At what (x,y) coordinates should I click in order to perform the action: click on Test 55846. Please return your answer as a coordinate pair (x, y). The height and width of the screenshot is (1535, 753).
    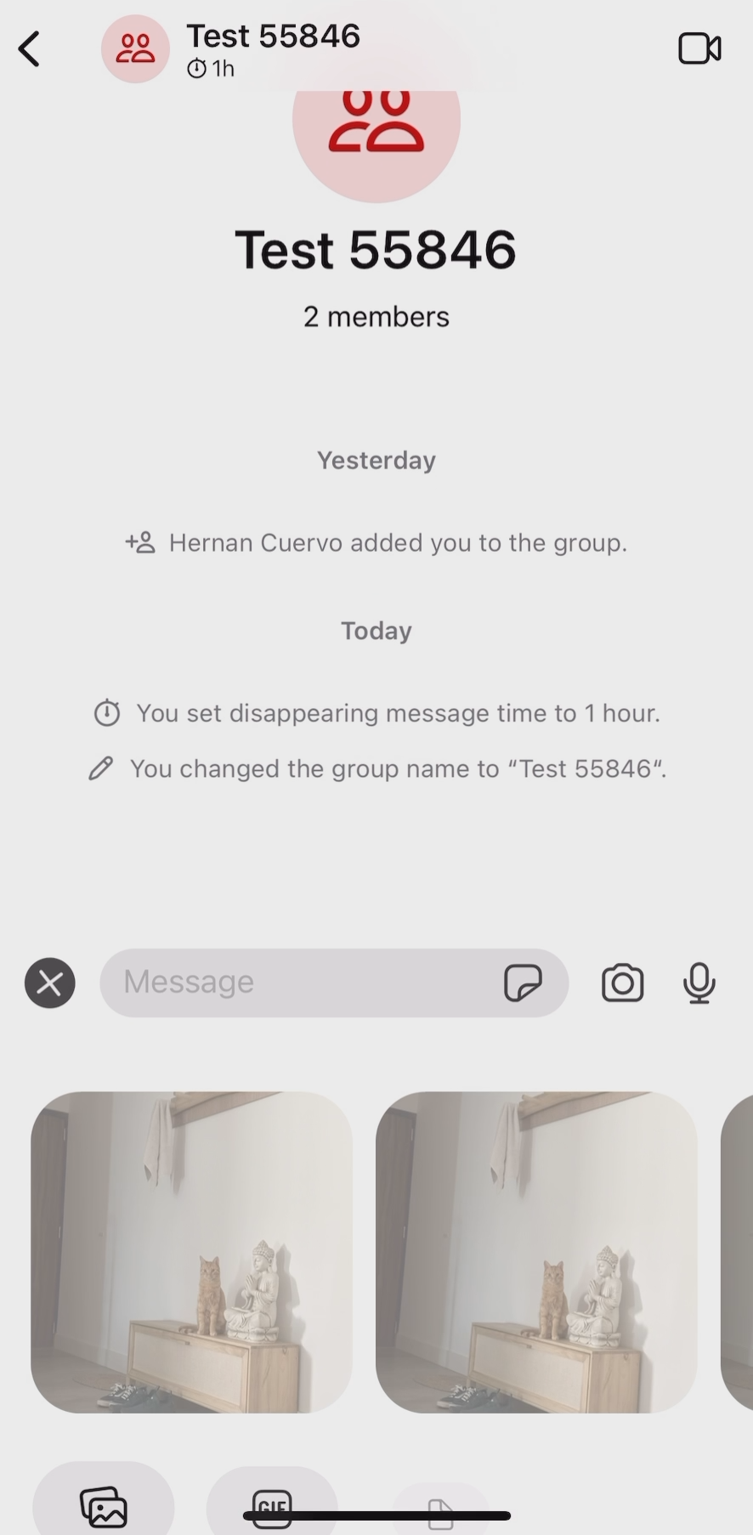
    Looking at the image, I should click on (375, 194).